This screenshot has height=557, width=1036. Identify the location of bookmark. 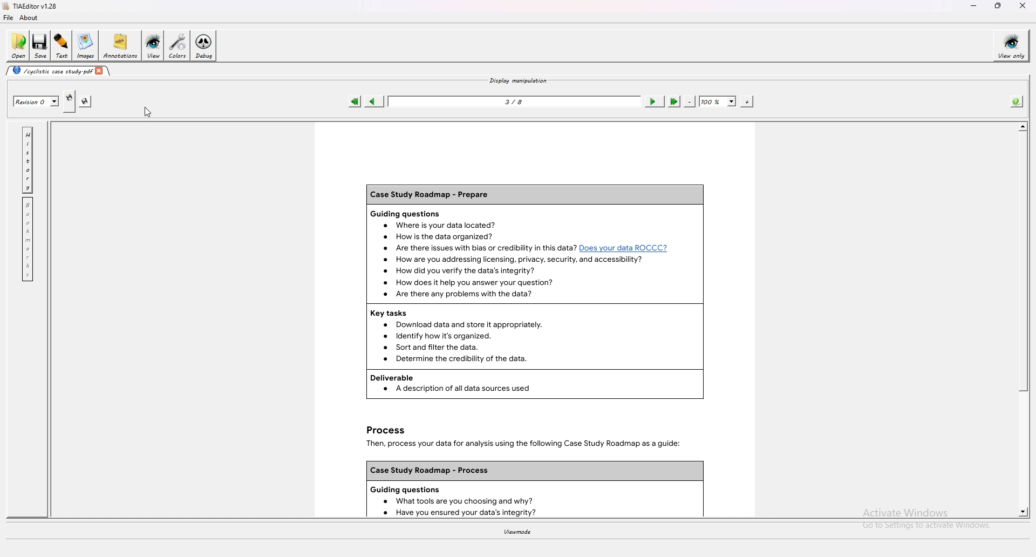
(29, 239).